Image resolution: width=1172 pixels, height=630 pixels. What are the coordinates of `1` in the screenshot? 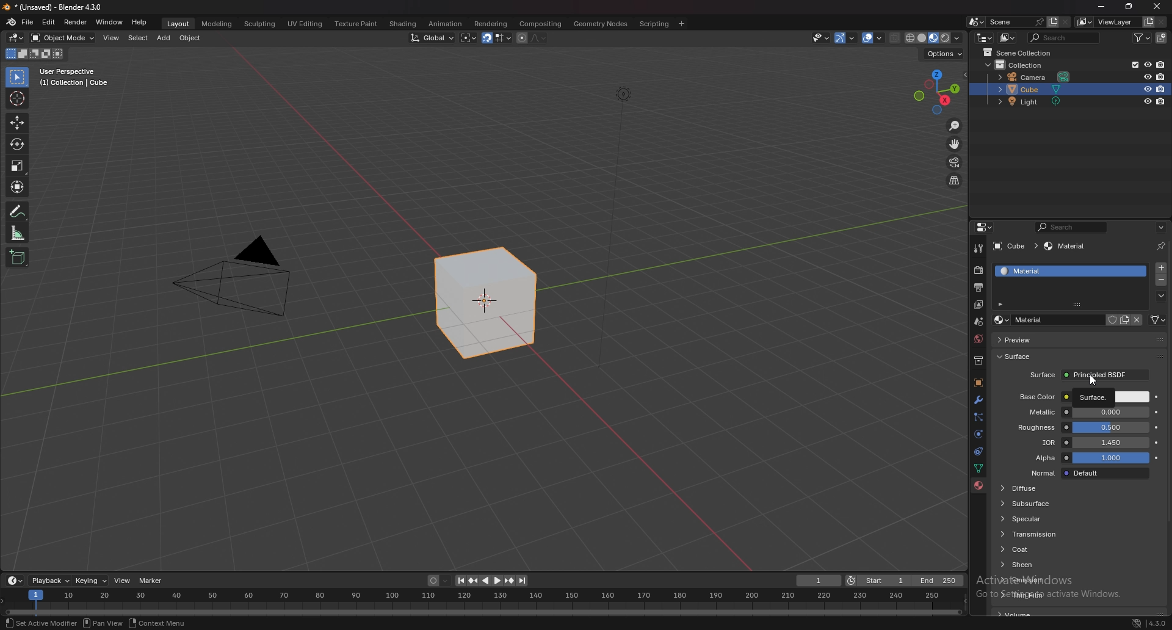 It's located at (819, 581).